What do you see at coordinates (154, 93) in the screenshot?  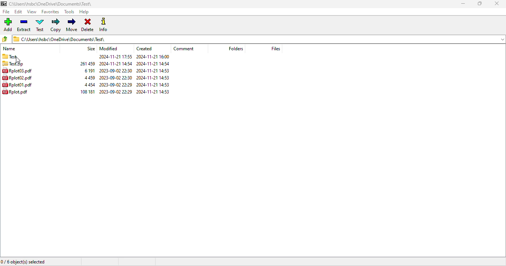 I see `2024-11-21 14:33` at bounding box center [154, 93].